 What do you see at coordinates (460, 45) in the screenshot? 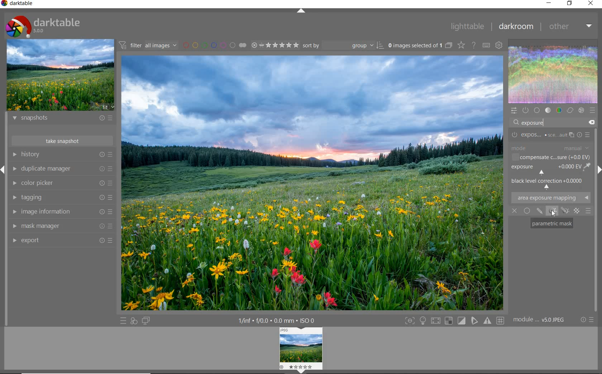
I see `change overlays shown on thumbnails` at bounding box center [460, 45].